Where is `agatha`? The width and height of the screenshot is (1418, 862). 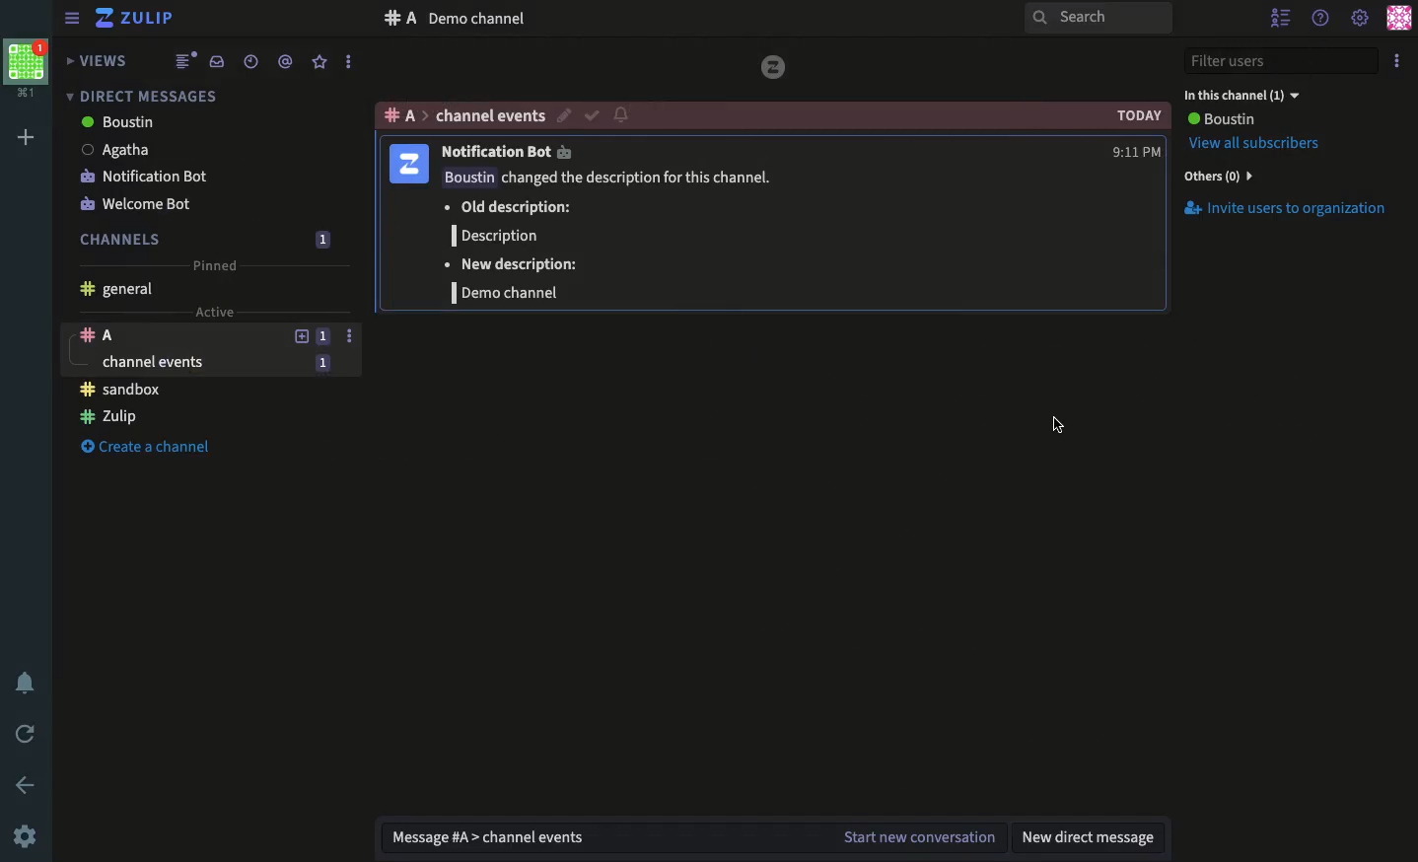
agatha is located at coordinates (120, 148).